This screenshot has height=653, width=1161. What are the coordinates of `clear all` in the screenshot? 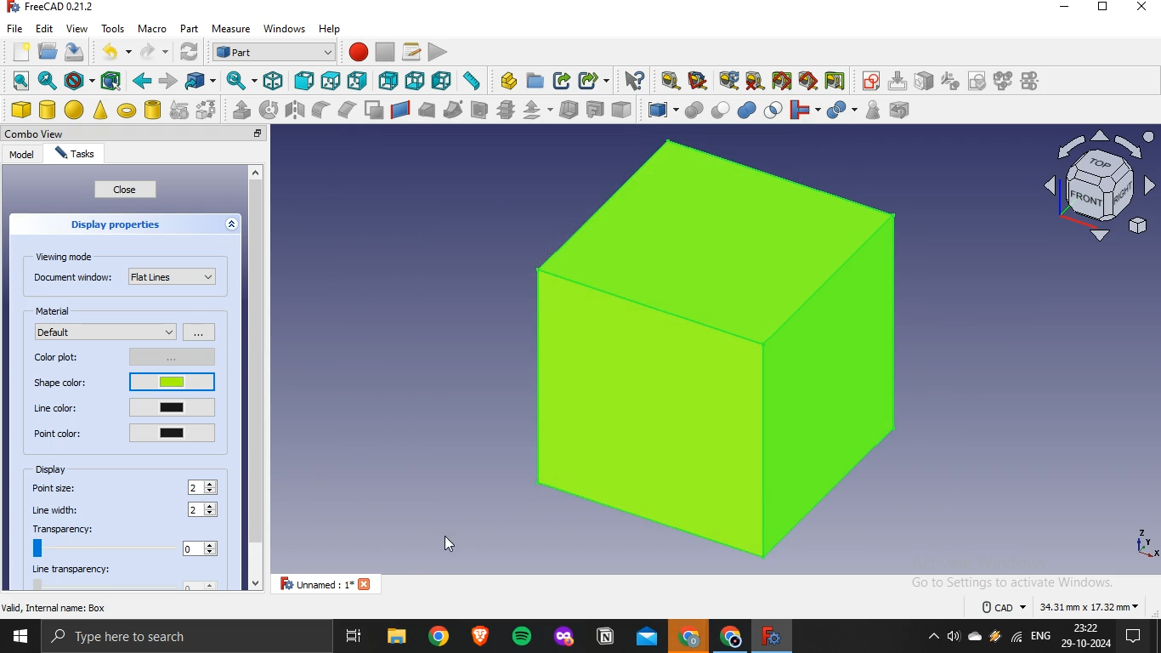 It's located at (755, 81).